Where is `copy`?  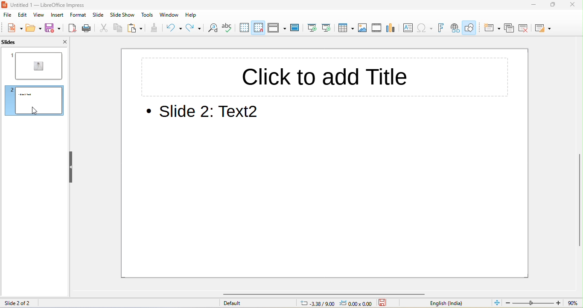
copy is located at coordinates (119, 28).